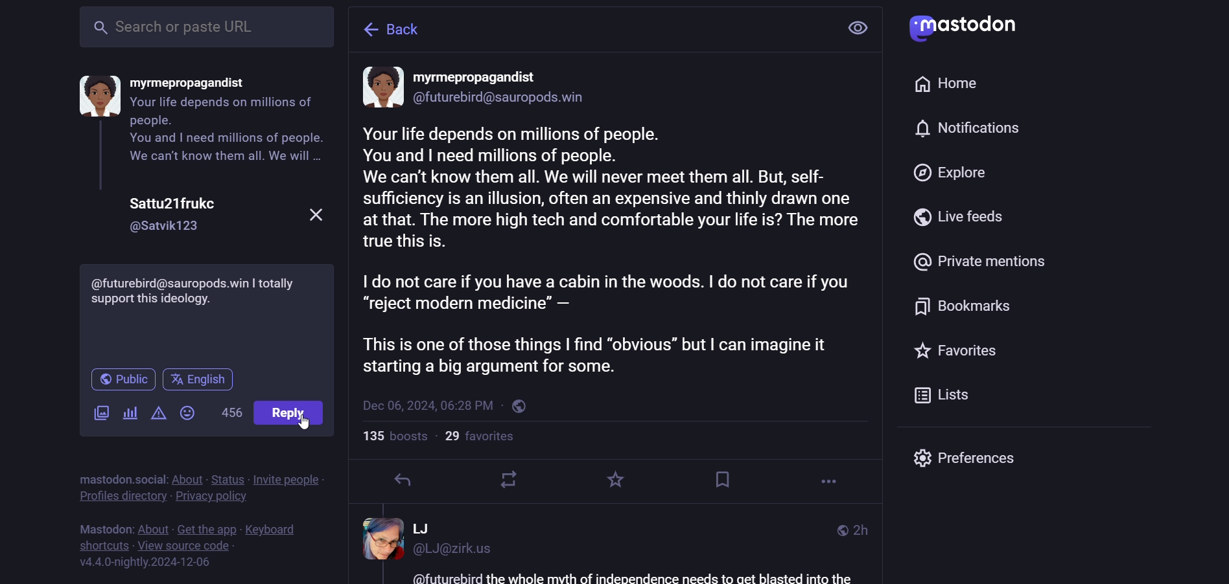 Image resolution: width=1229 pixels, height=584 pixels. I want to click on close, so click(318, 214).